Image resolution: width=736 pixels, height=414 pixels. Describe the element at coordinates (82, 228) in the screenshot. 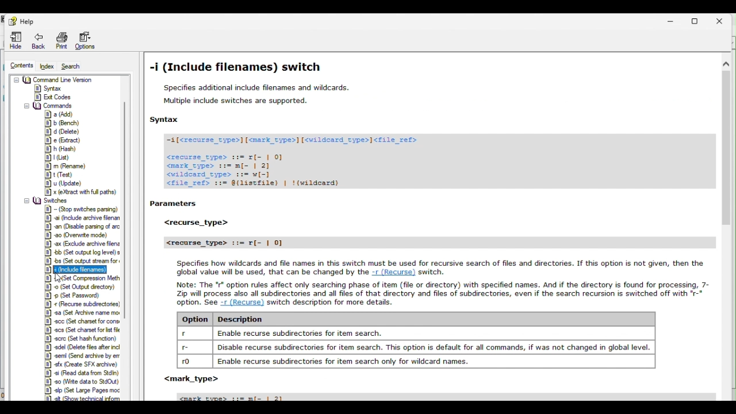

I see `Disable parsing` at that location.